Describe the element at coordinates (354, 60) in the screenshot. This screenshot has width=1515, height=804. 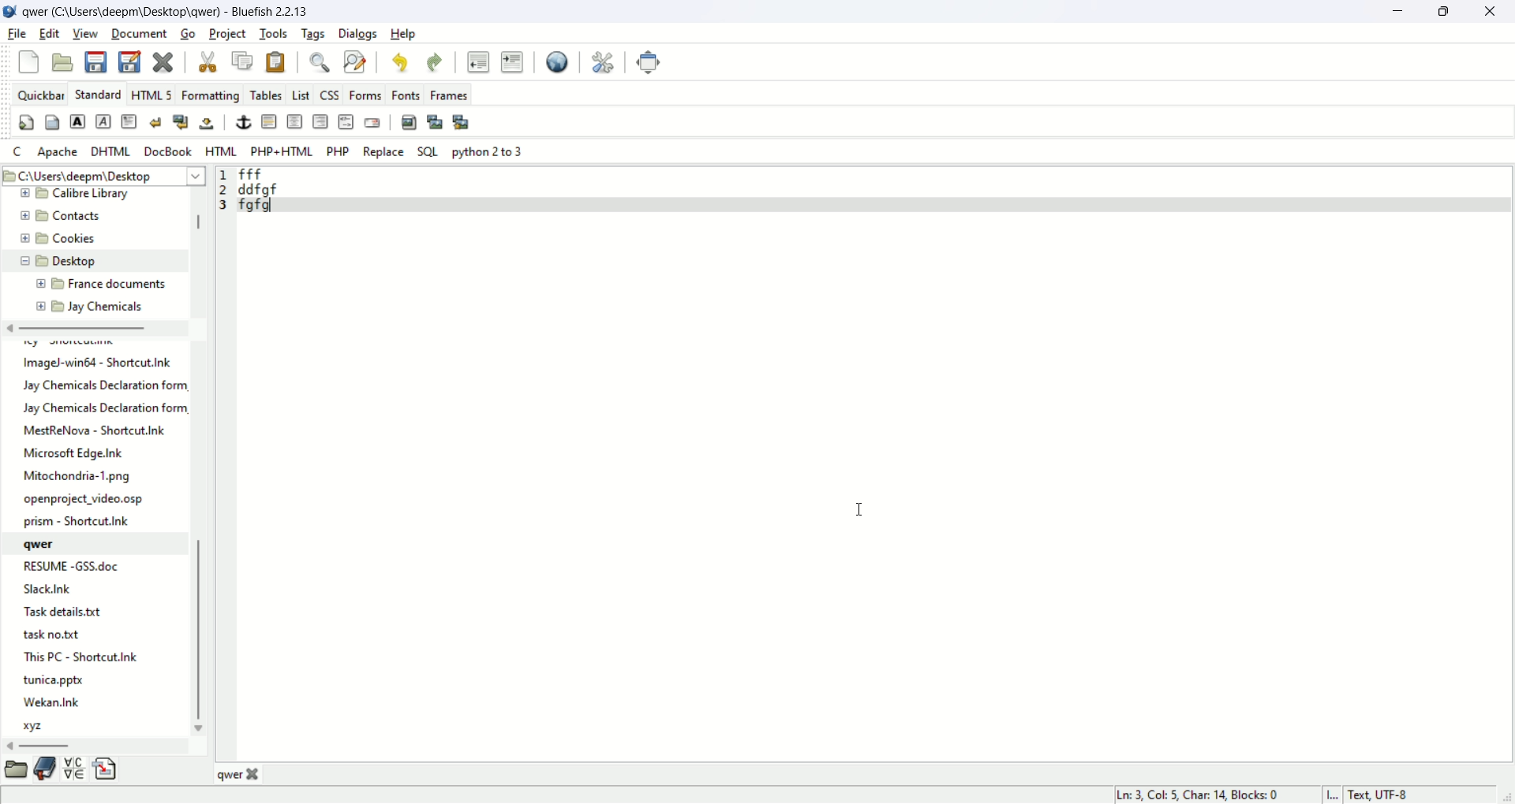
I see `advanced find and replace` at that location.